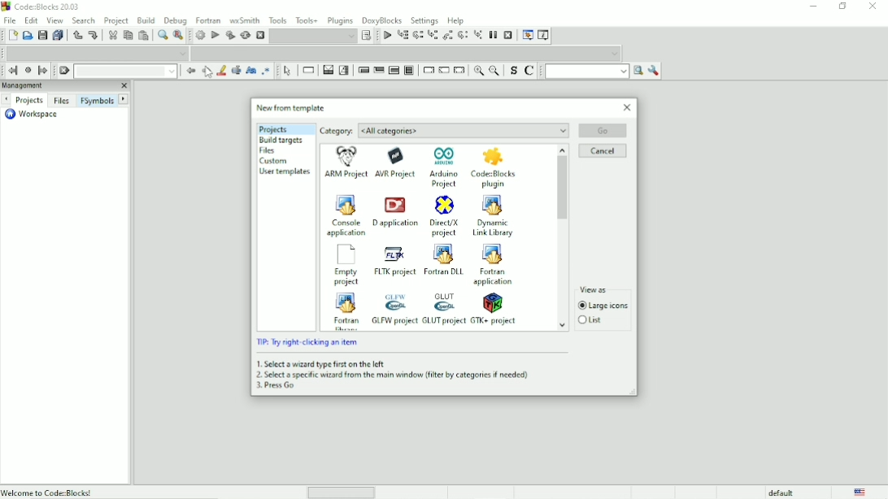  What do you see at coordinates (432, 36) in the screenshot?
I see `Step into` at bounding box center [432, 36].